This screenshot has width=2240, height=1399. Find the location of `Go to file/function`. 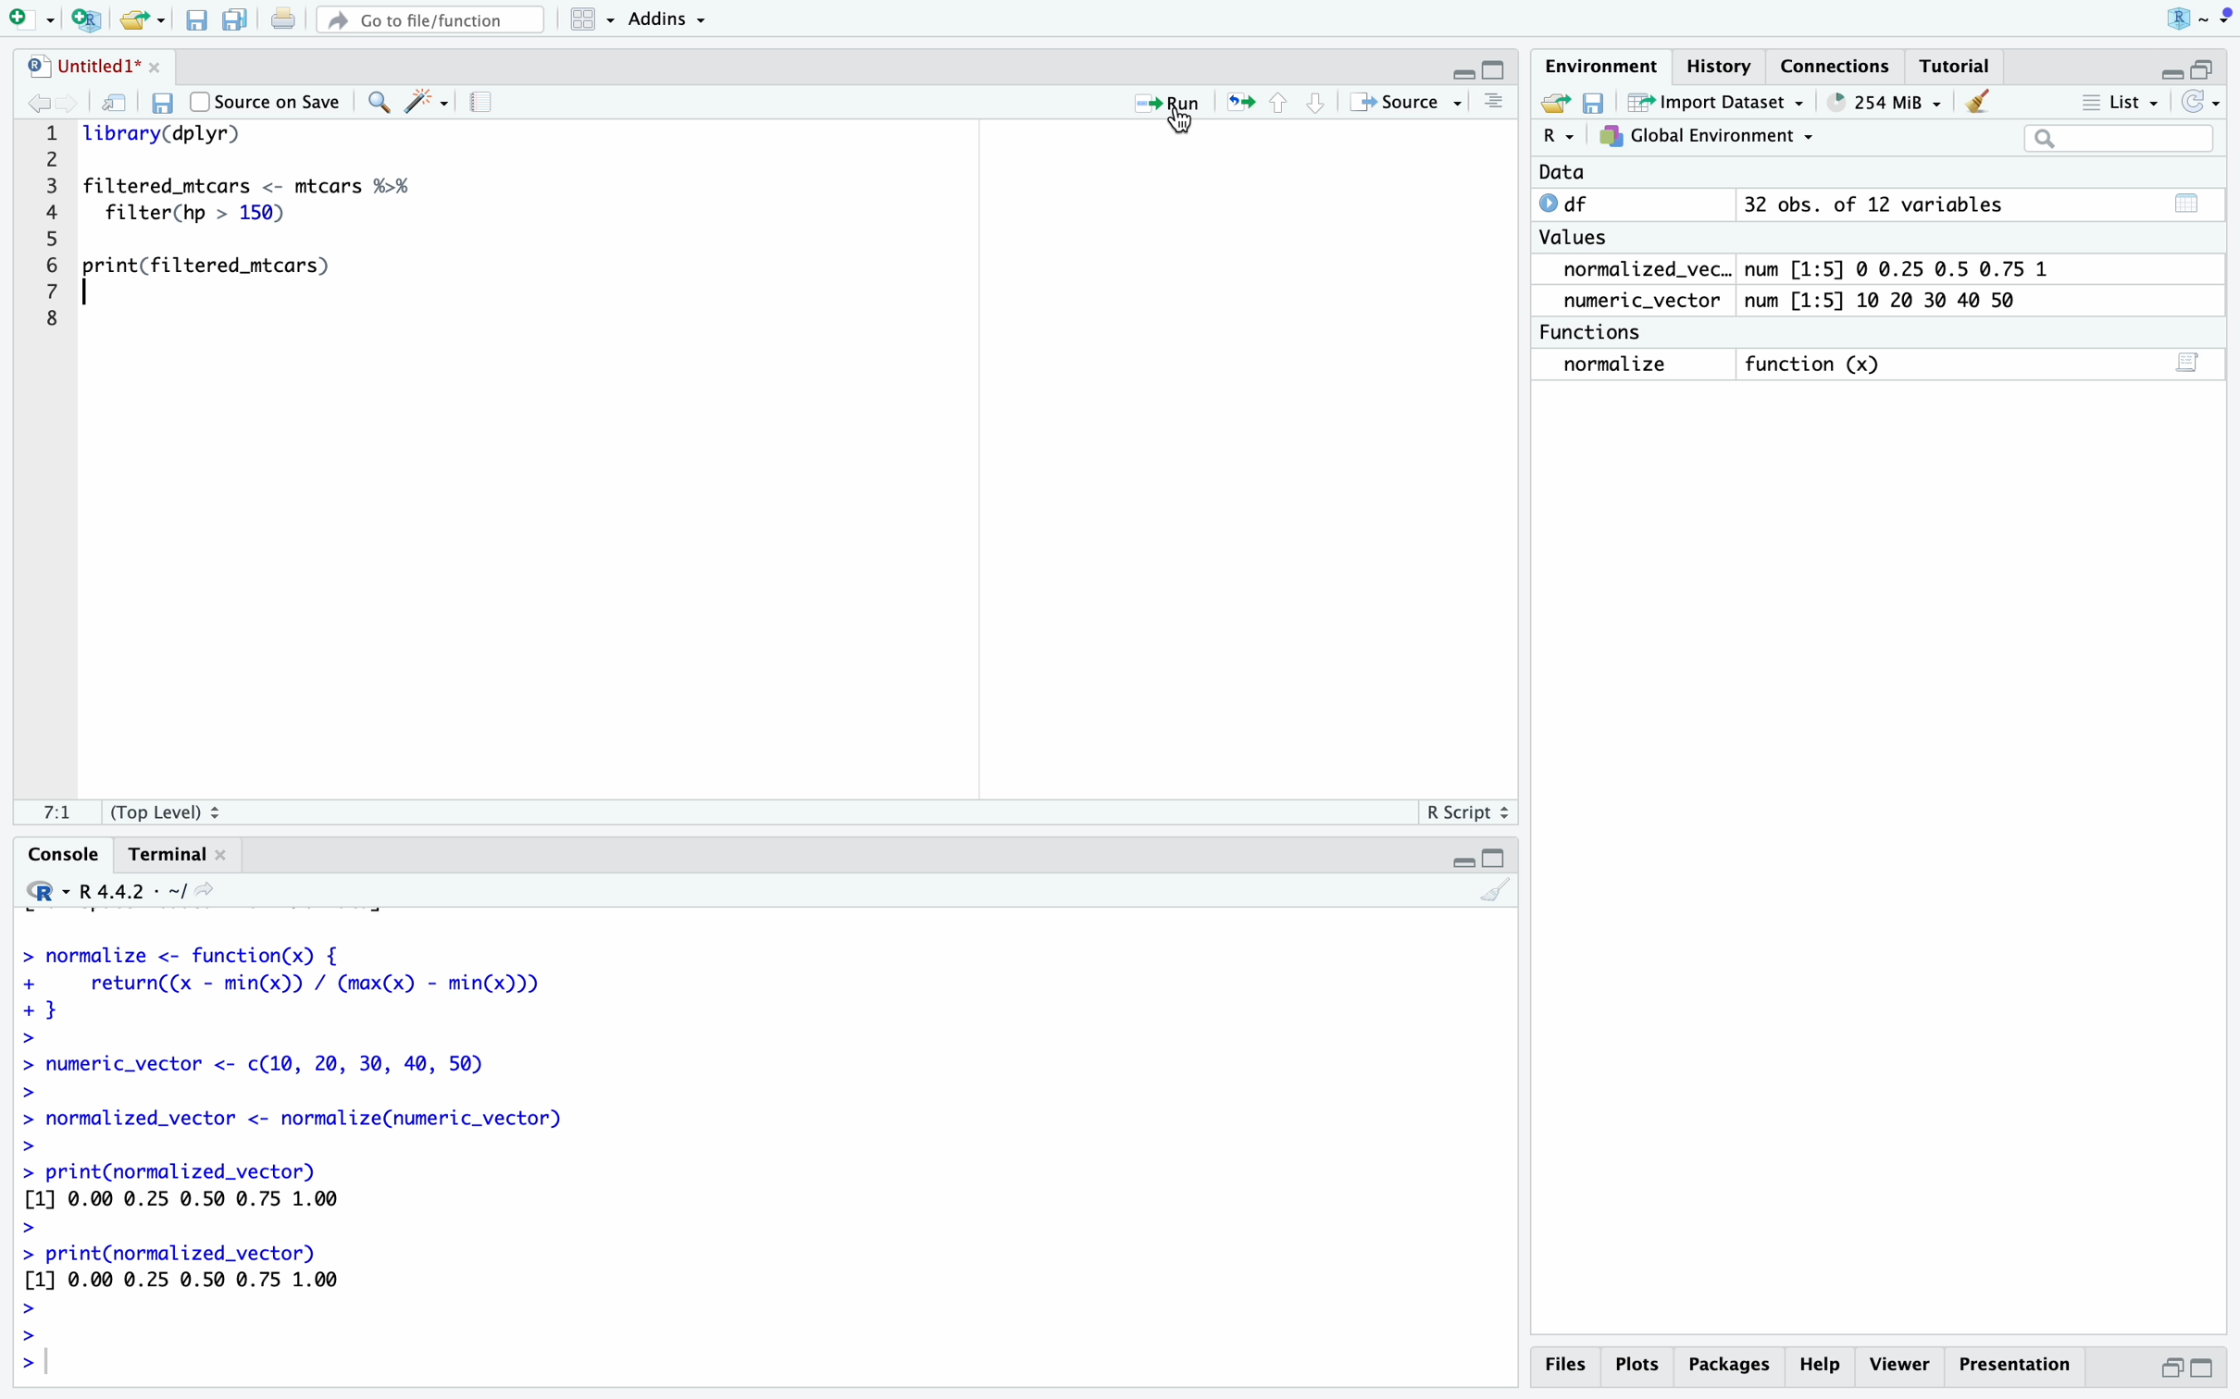

Go to file/function is located at coordinates (430, 20).